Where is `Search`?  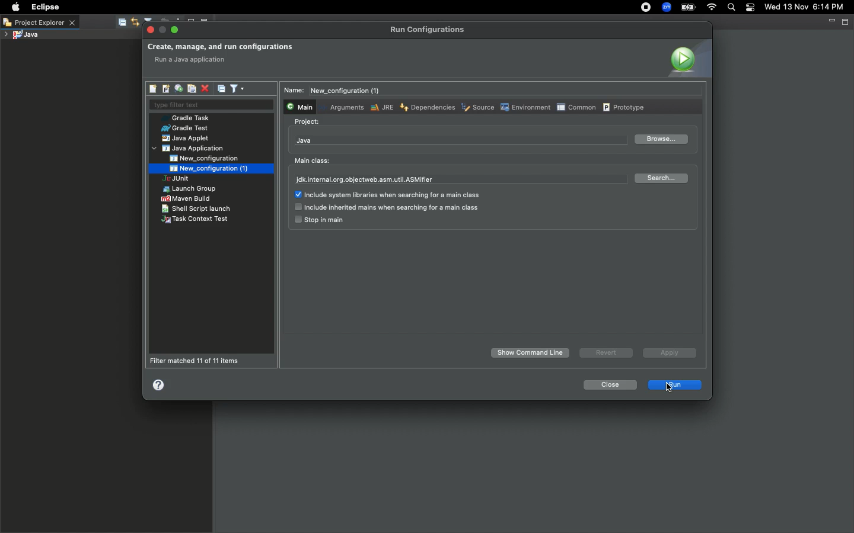
Search is located at coordinates (731, 8).